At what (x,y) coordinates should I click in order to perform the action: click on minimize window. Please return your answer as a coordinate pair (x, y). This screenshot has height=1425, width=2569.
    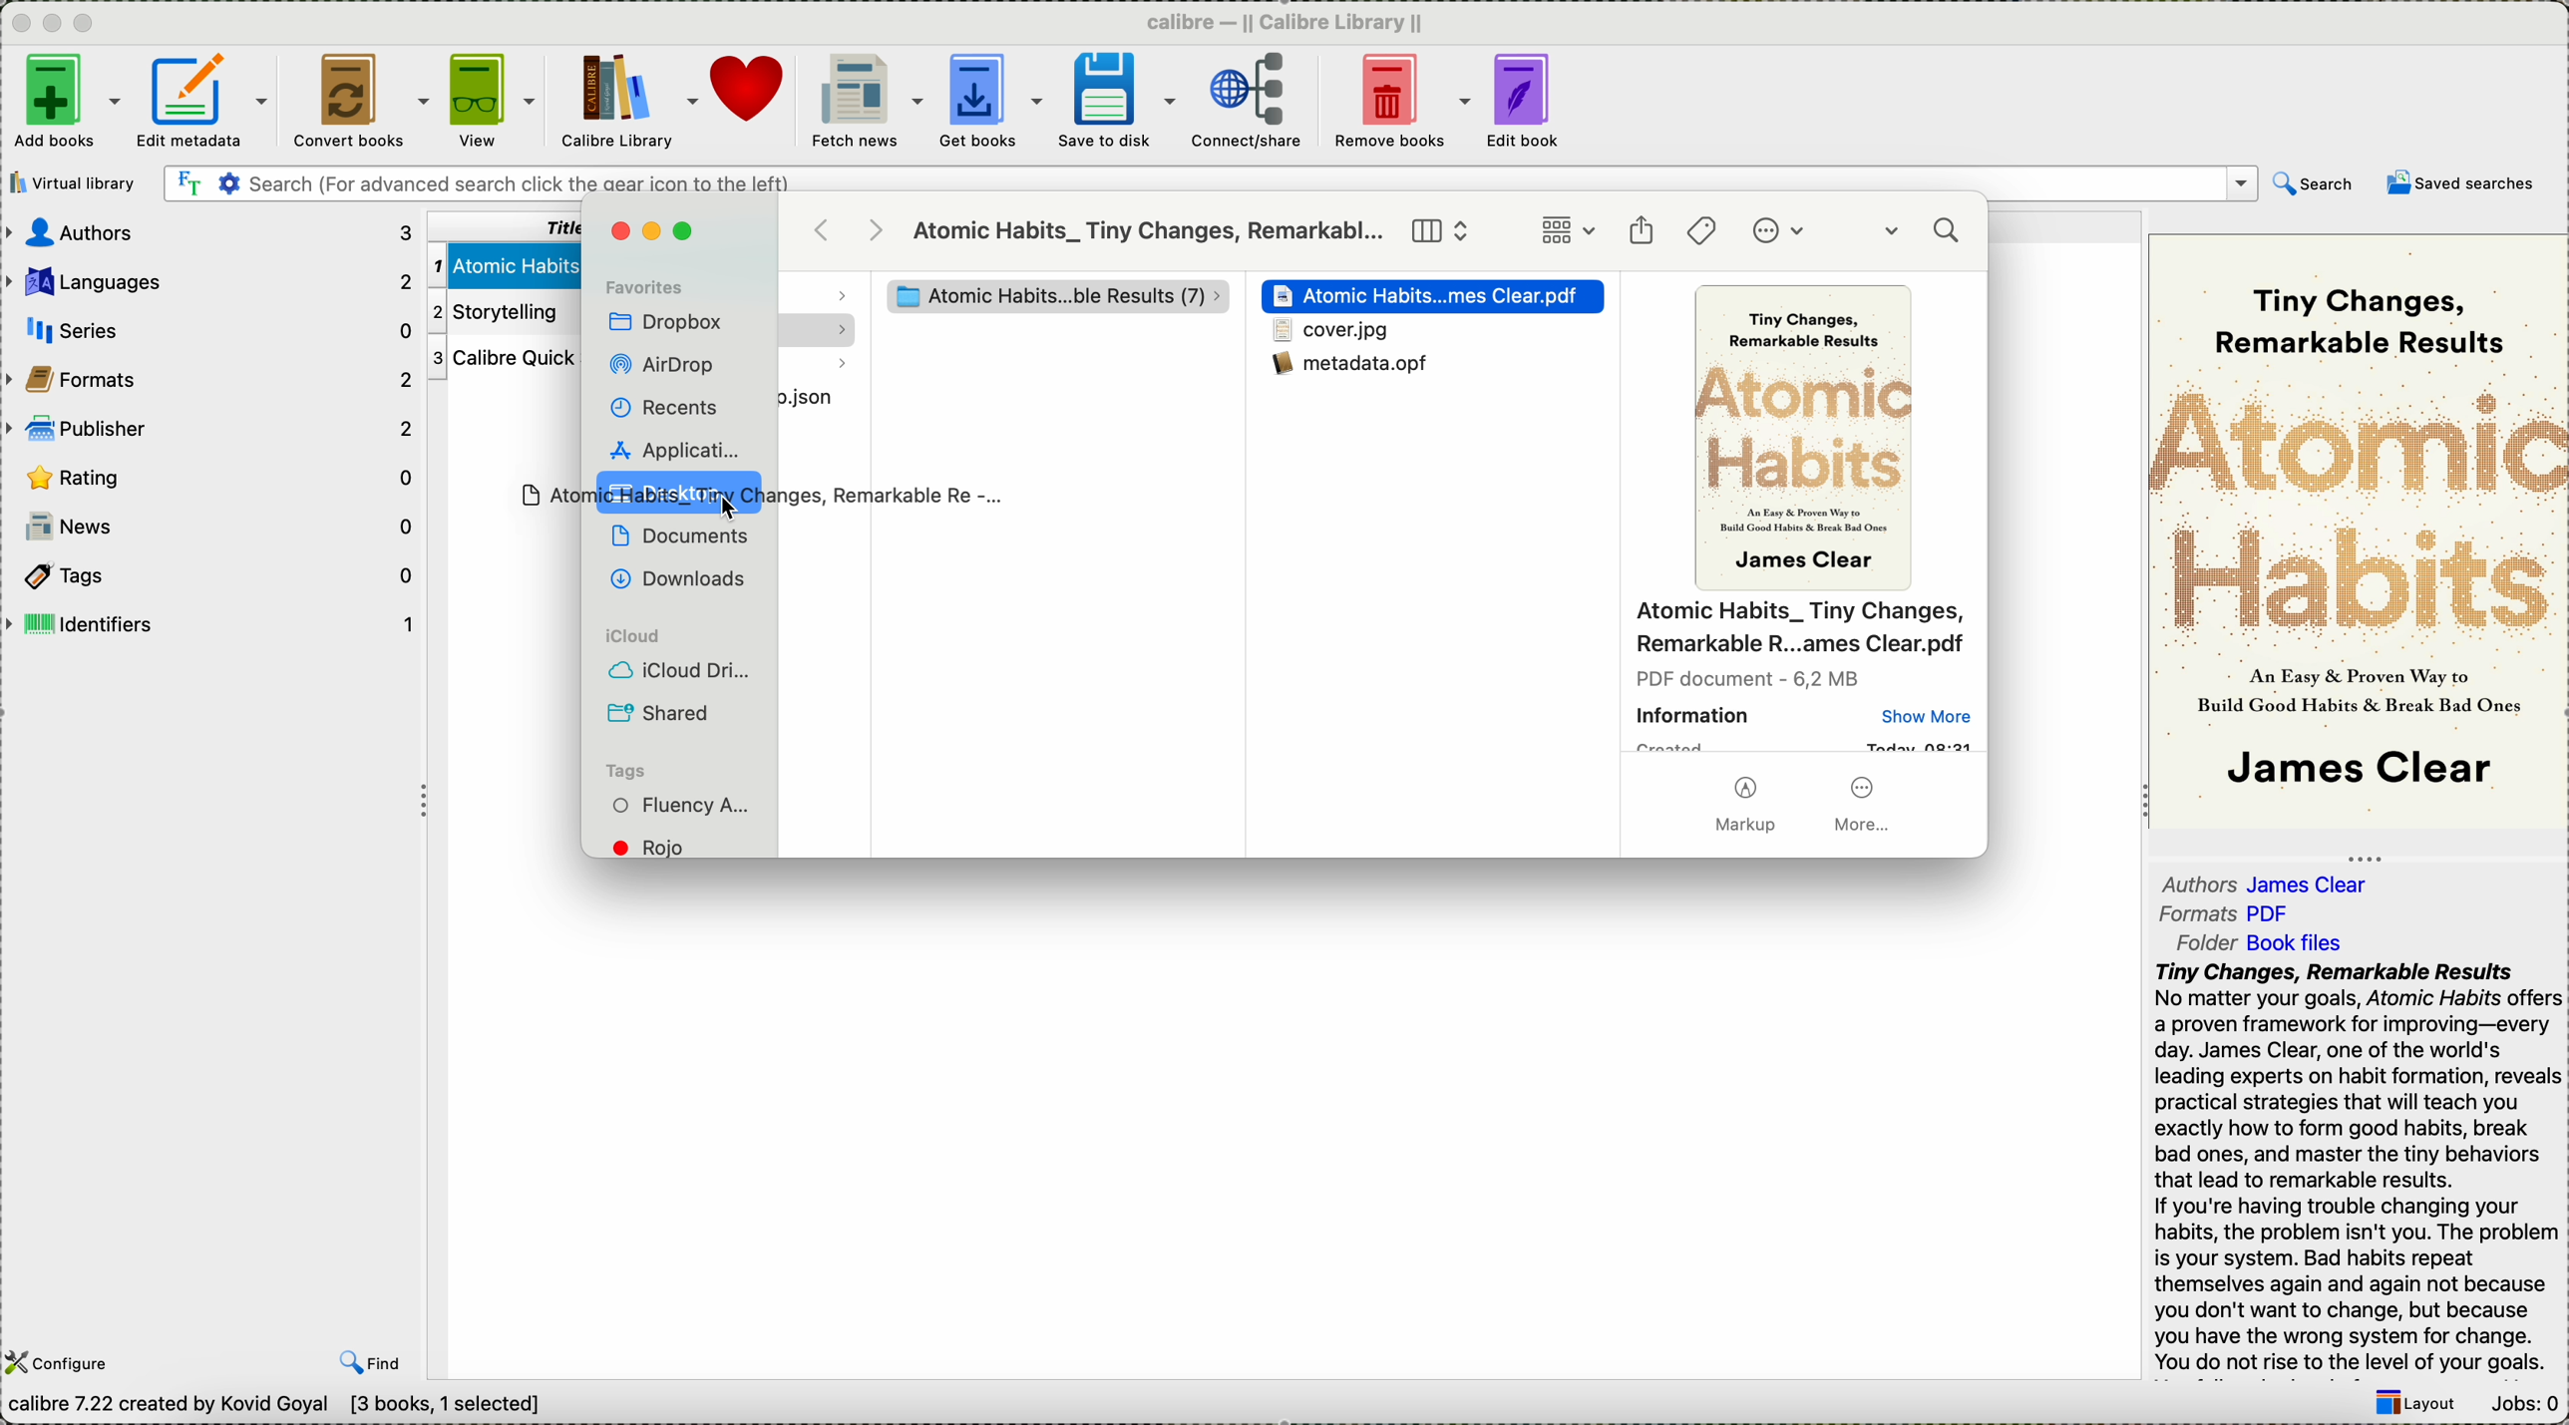
    Looking at the image, I should click on (657, 231).